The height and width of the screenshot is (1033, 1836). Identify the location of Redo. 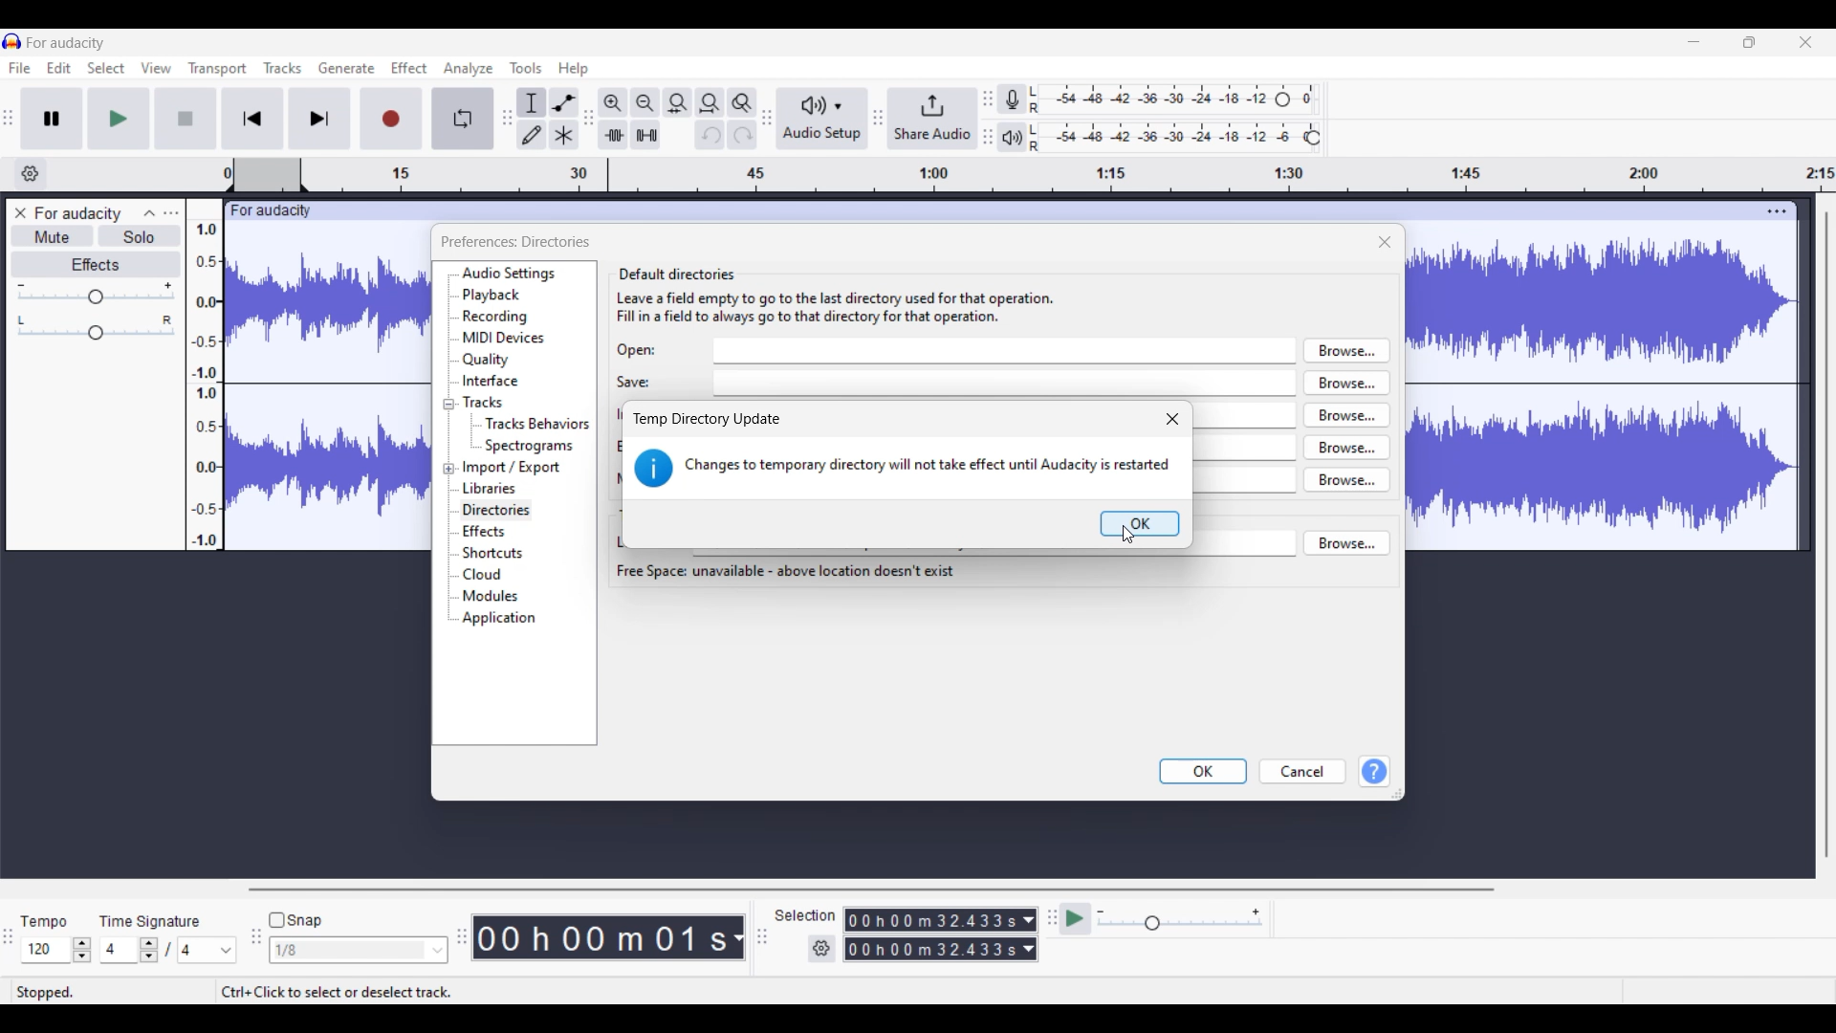
(742, 134).